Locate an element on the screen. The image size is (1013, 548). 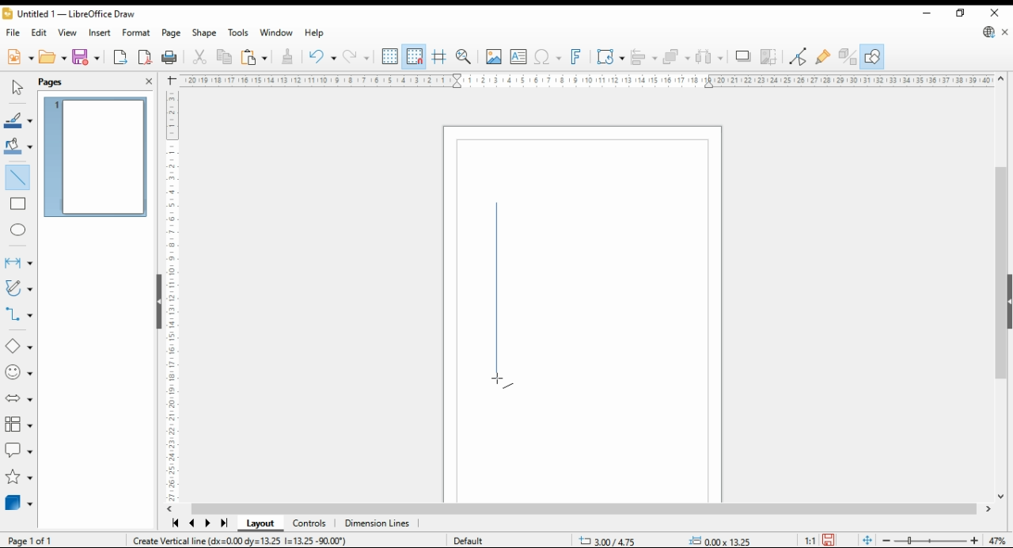
show gluepoint functions is located at coordinates (823, 55).